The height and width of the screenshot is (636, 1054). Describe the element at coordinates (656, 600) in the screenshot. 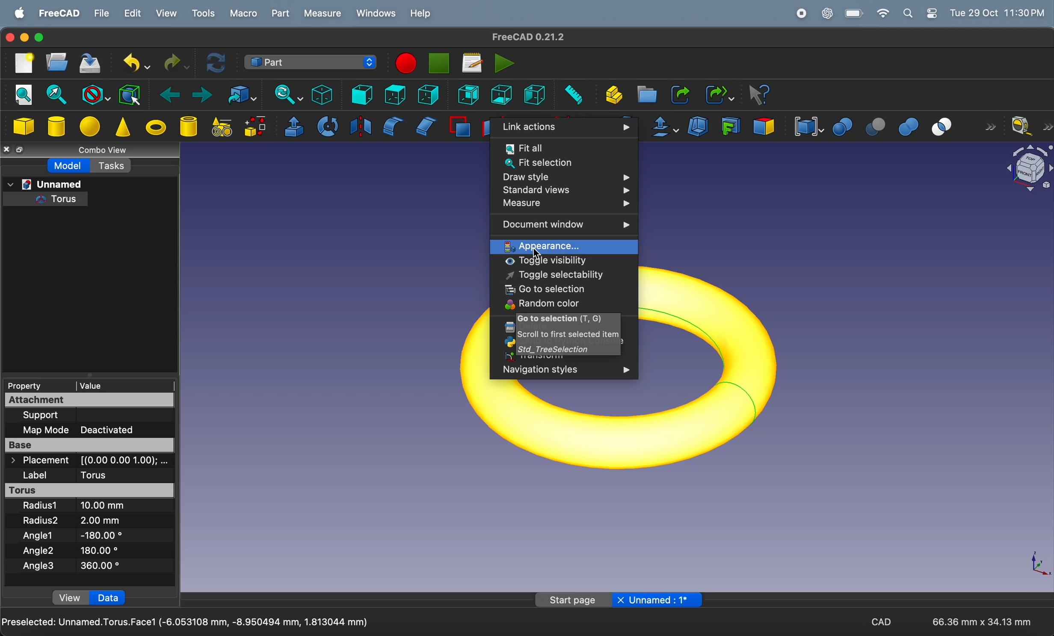

I see `Unnamed: 1` at that location.